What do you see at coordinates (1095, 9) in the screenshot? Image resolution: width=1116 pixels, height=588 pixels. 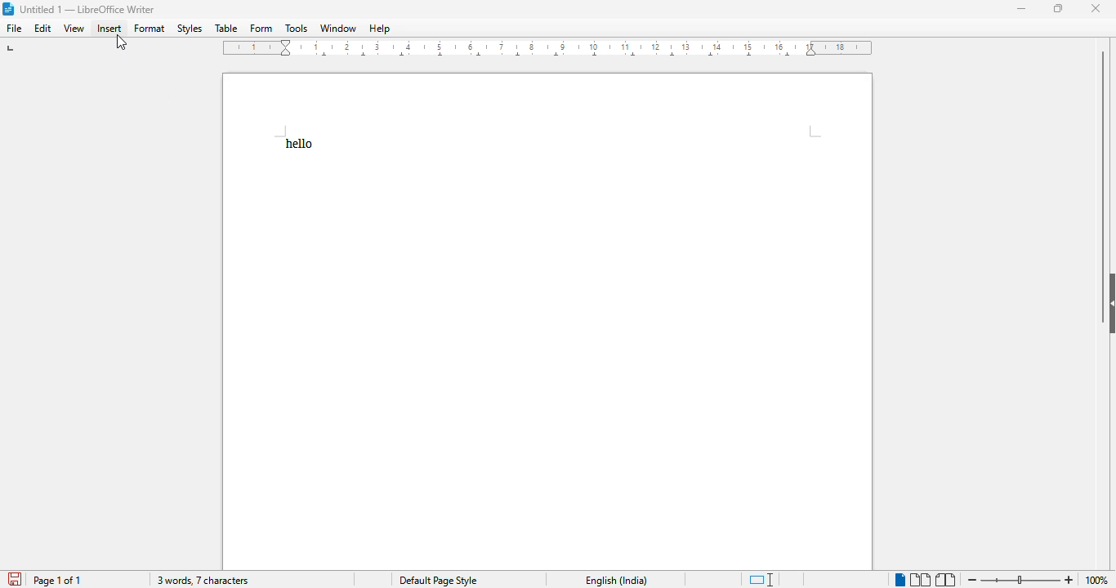 I see `close` at bounding box center [1095, 9].